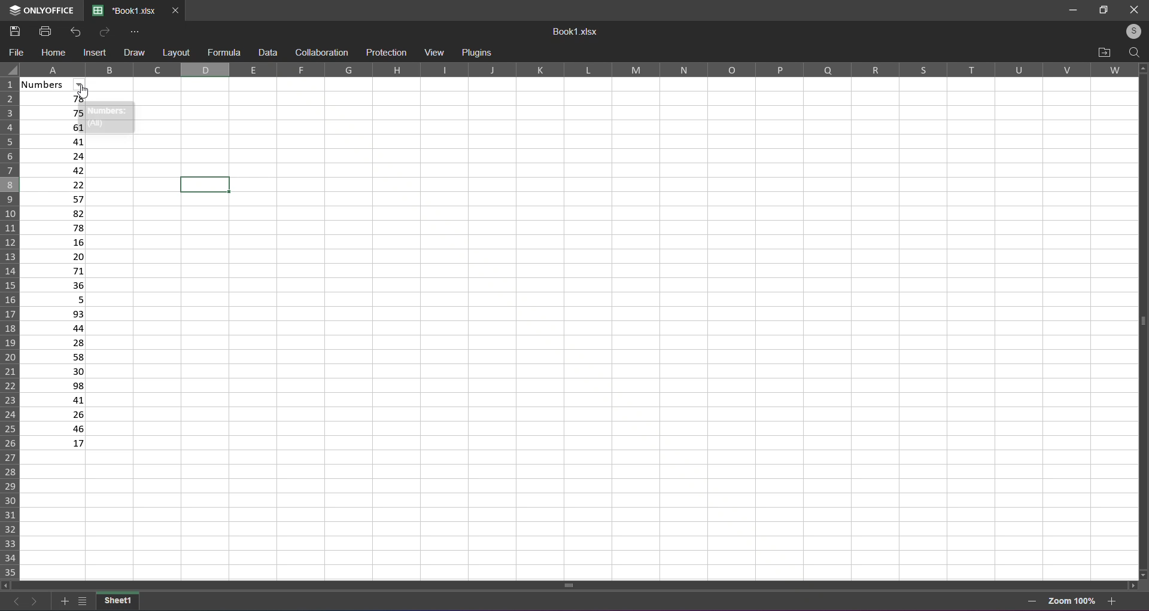 Image resolution: width=1149 pixels, height=611 pixels. I want to click on 26, so click(54, 415).